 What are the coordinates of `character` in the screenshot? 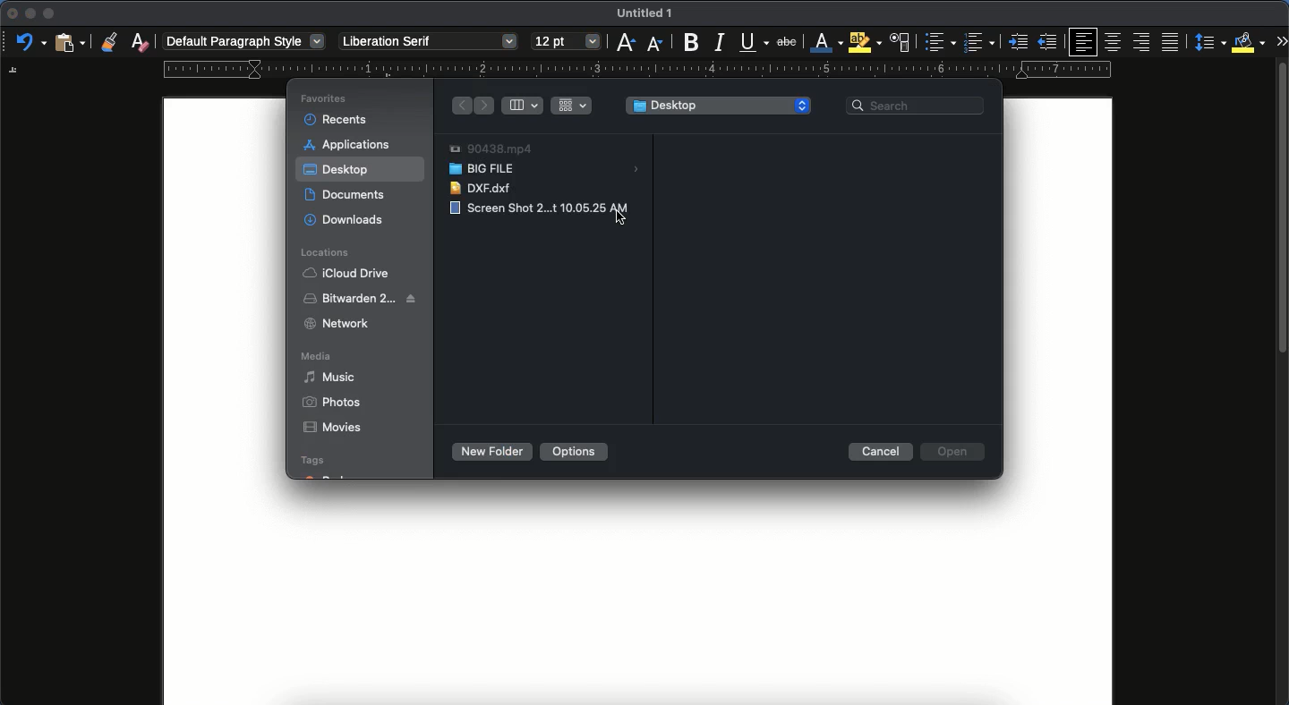 It's located at (899, 43).